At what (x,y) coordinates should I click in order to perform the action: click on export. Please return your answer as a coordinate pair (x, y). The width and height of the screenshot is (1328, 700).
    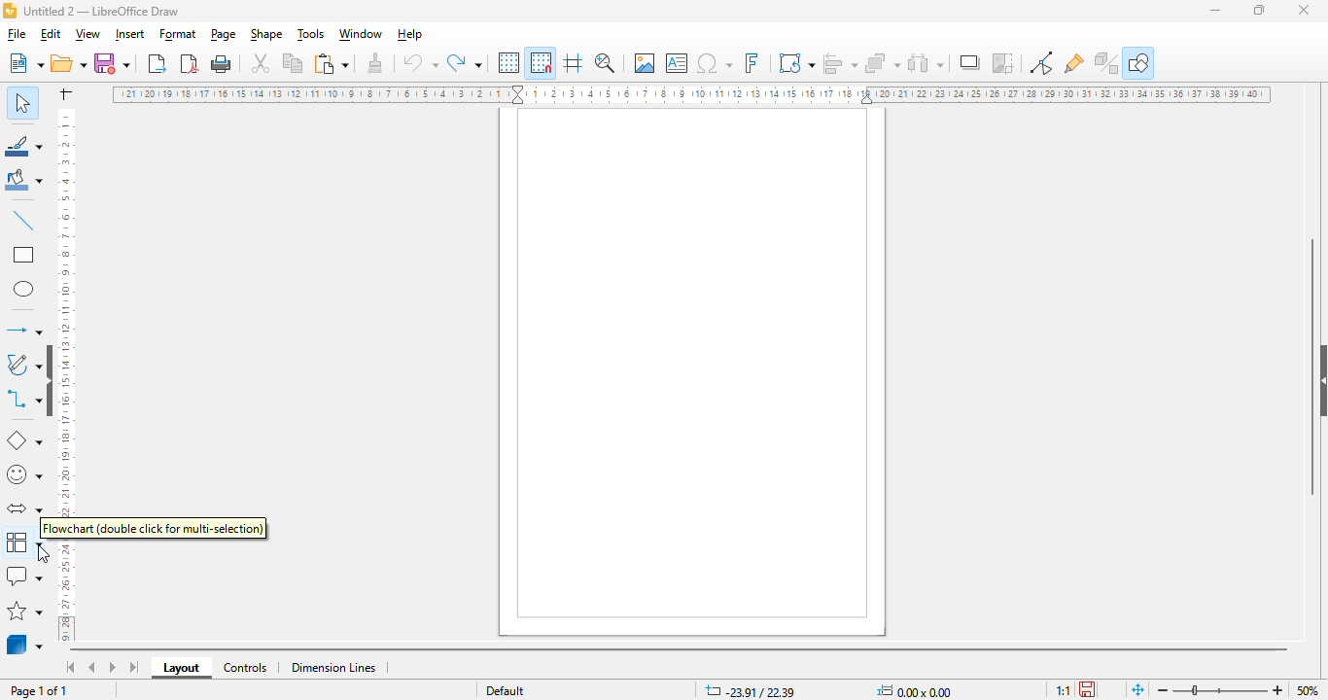
    Looking at the image, I should click on (157, 64).